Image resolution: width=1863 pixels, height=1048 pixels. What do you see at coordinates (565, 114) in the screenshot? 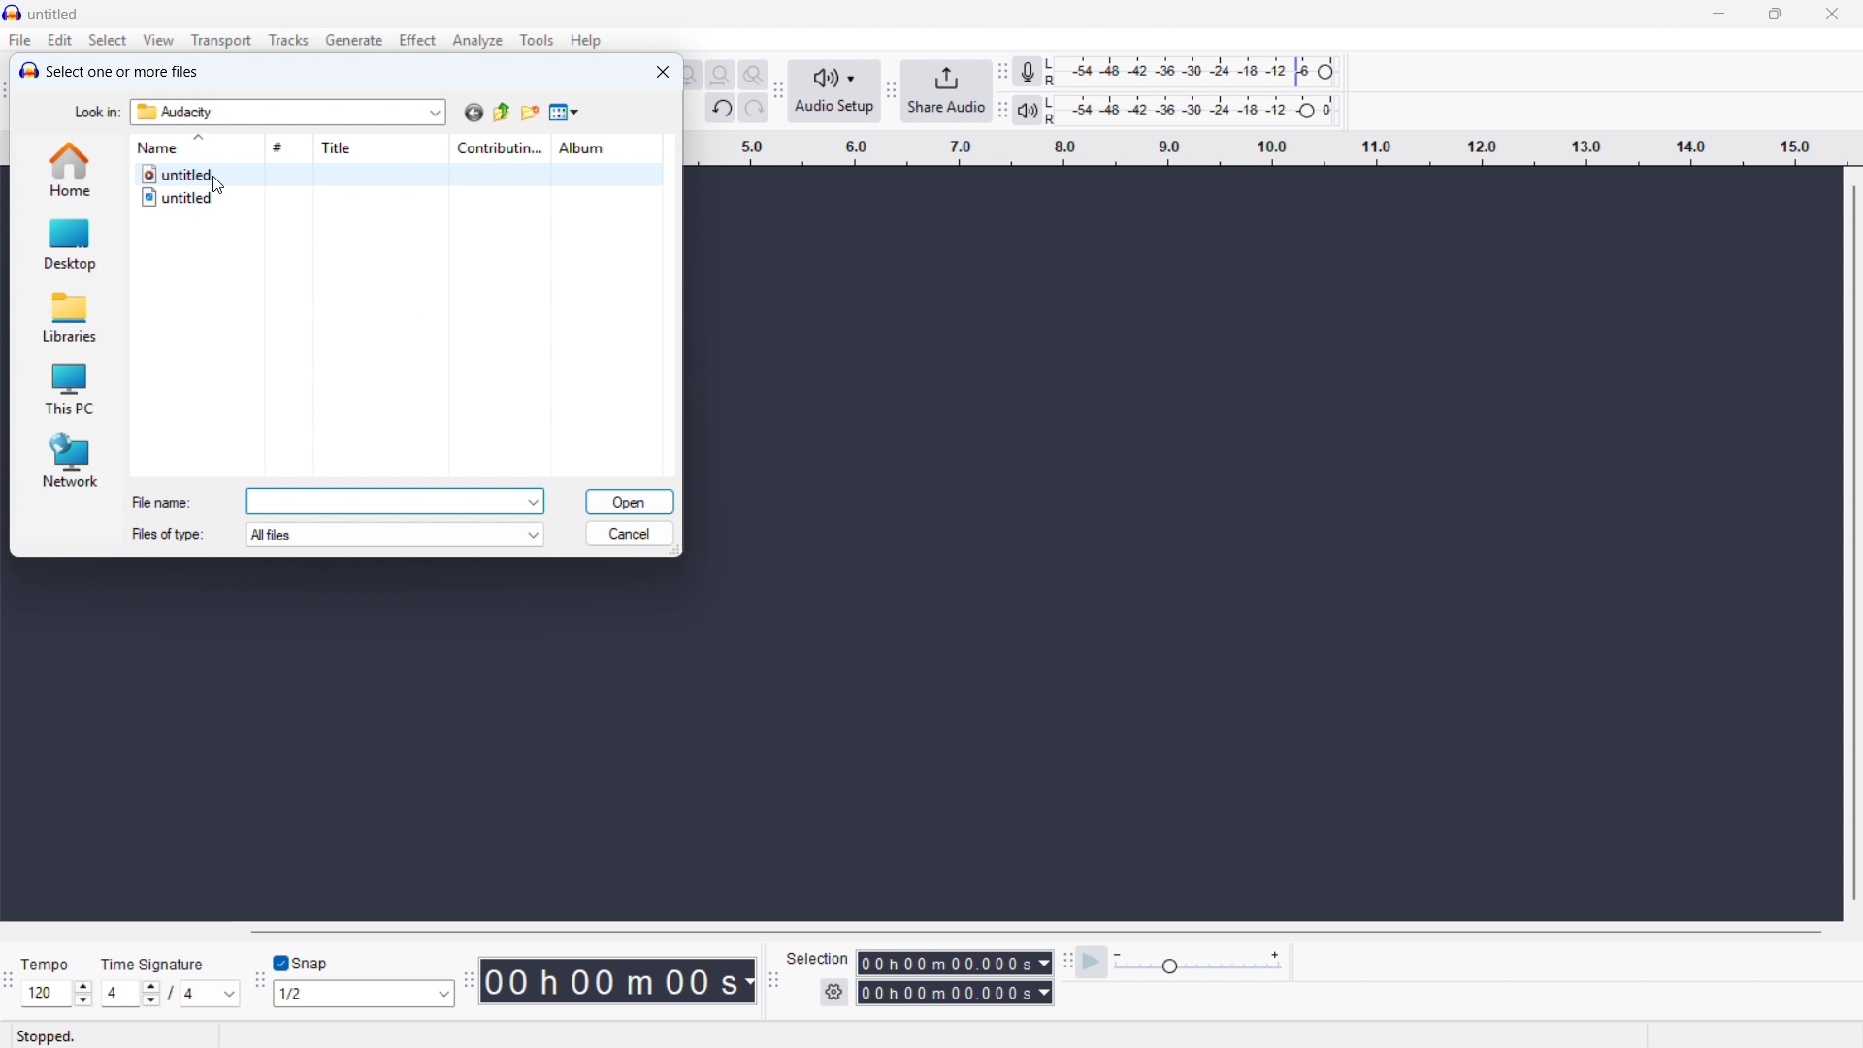
I see `Select view` at bounding box center [565, 114].